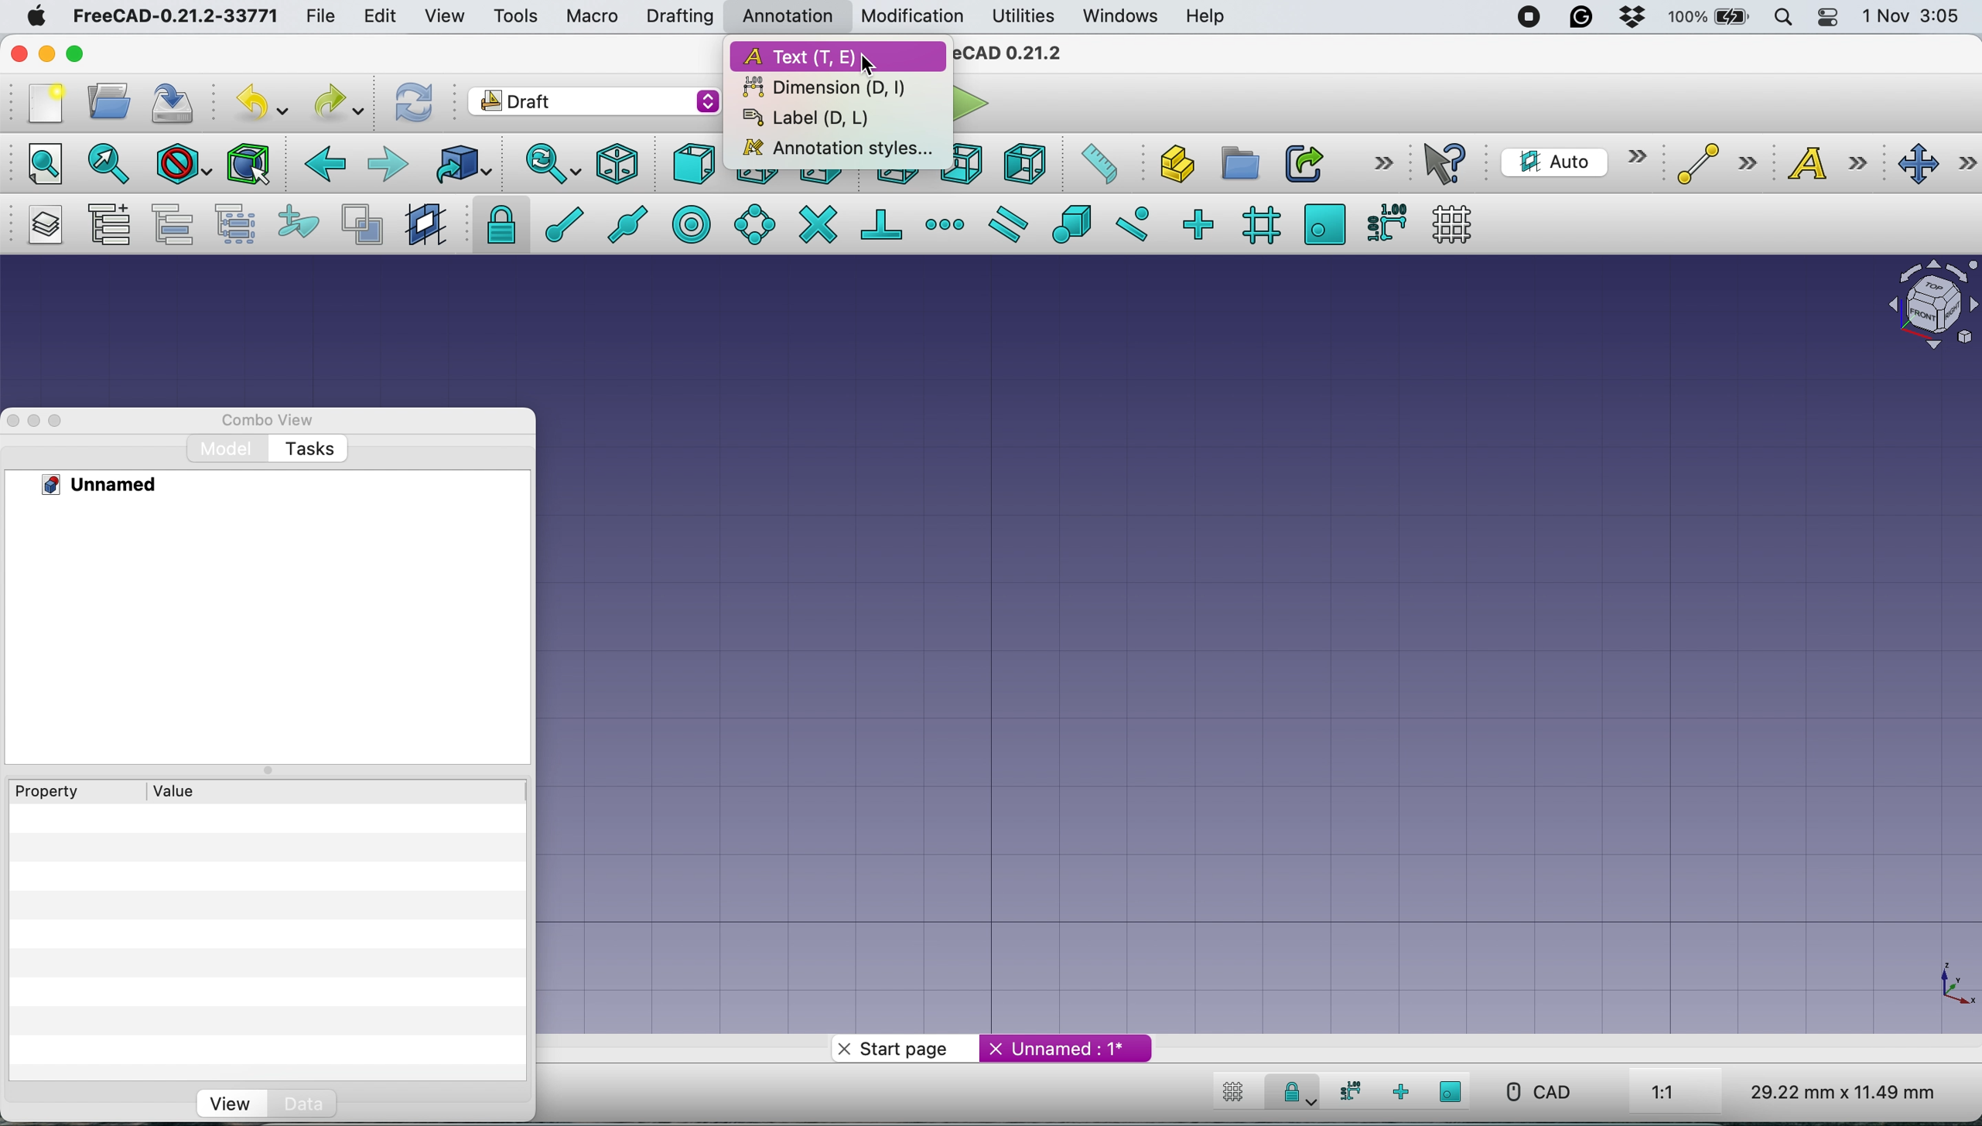 The width and height of the screenshot is (1982, 1126). What do you see at coordinates (819, 177) in the screenshot?
I see `right` at bounding box center [819, 177].